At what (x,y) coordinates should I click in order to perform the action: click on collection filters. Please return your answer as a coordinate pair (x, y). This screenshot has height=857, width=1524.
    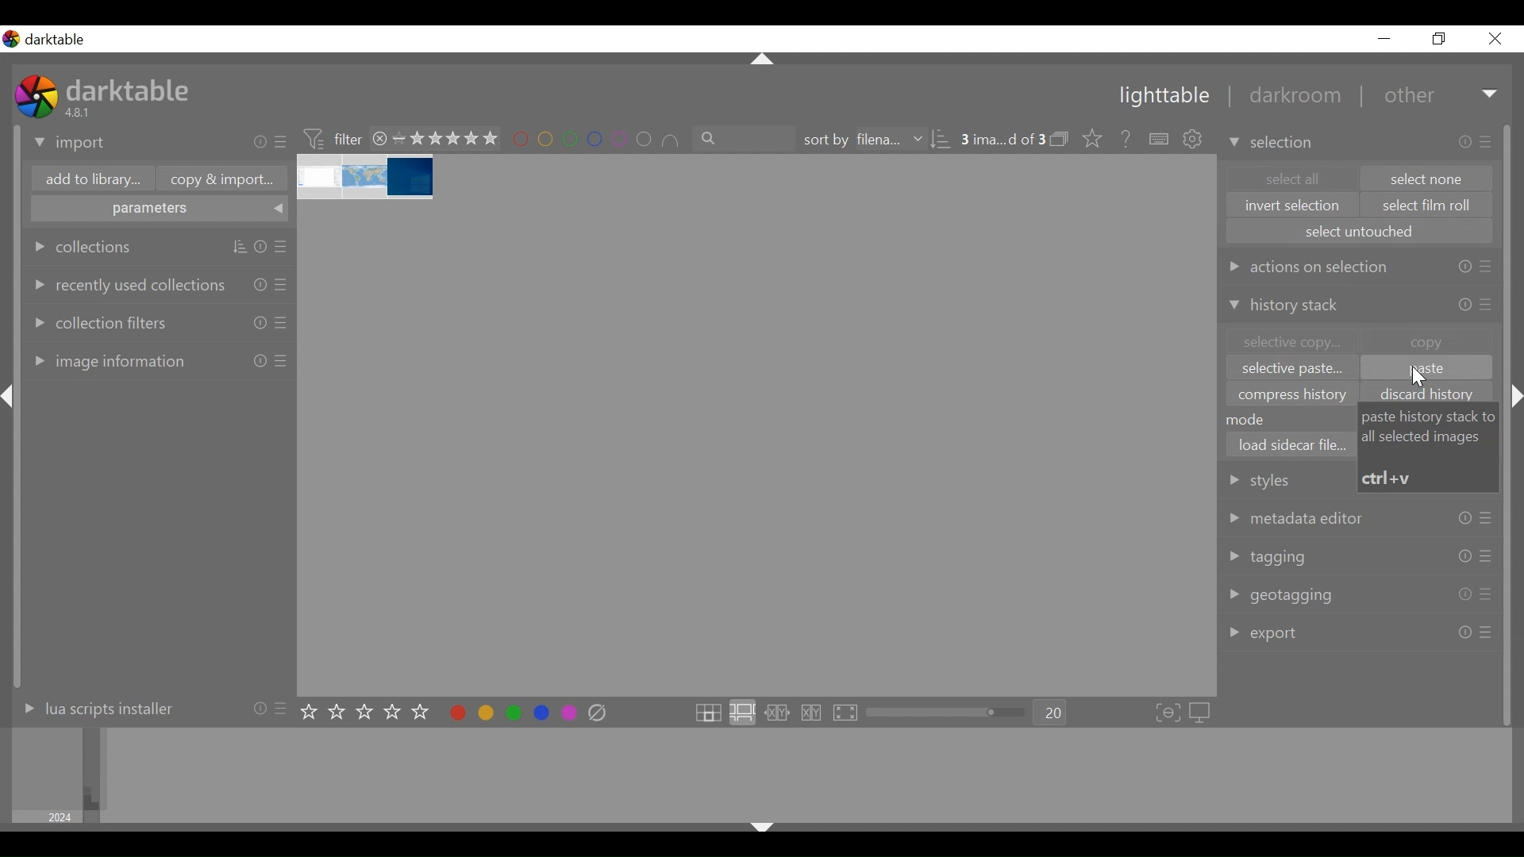
    Looking at the image, I should click on (98, 321).